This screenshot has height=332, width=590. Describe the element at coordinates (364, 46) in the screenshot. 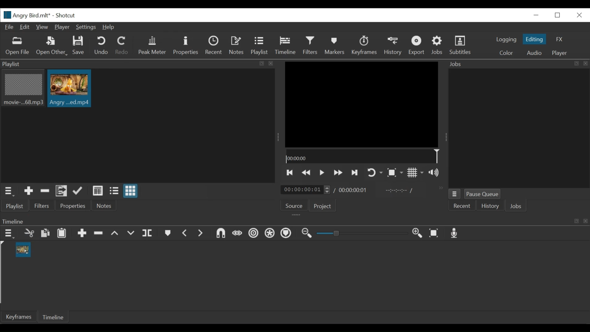

I see `Keyframes` at that location.